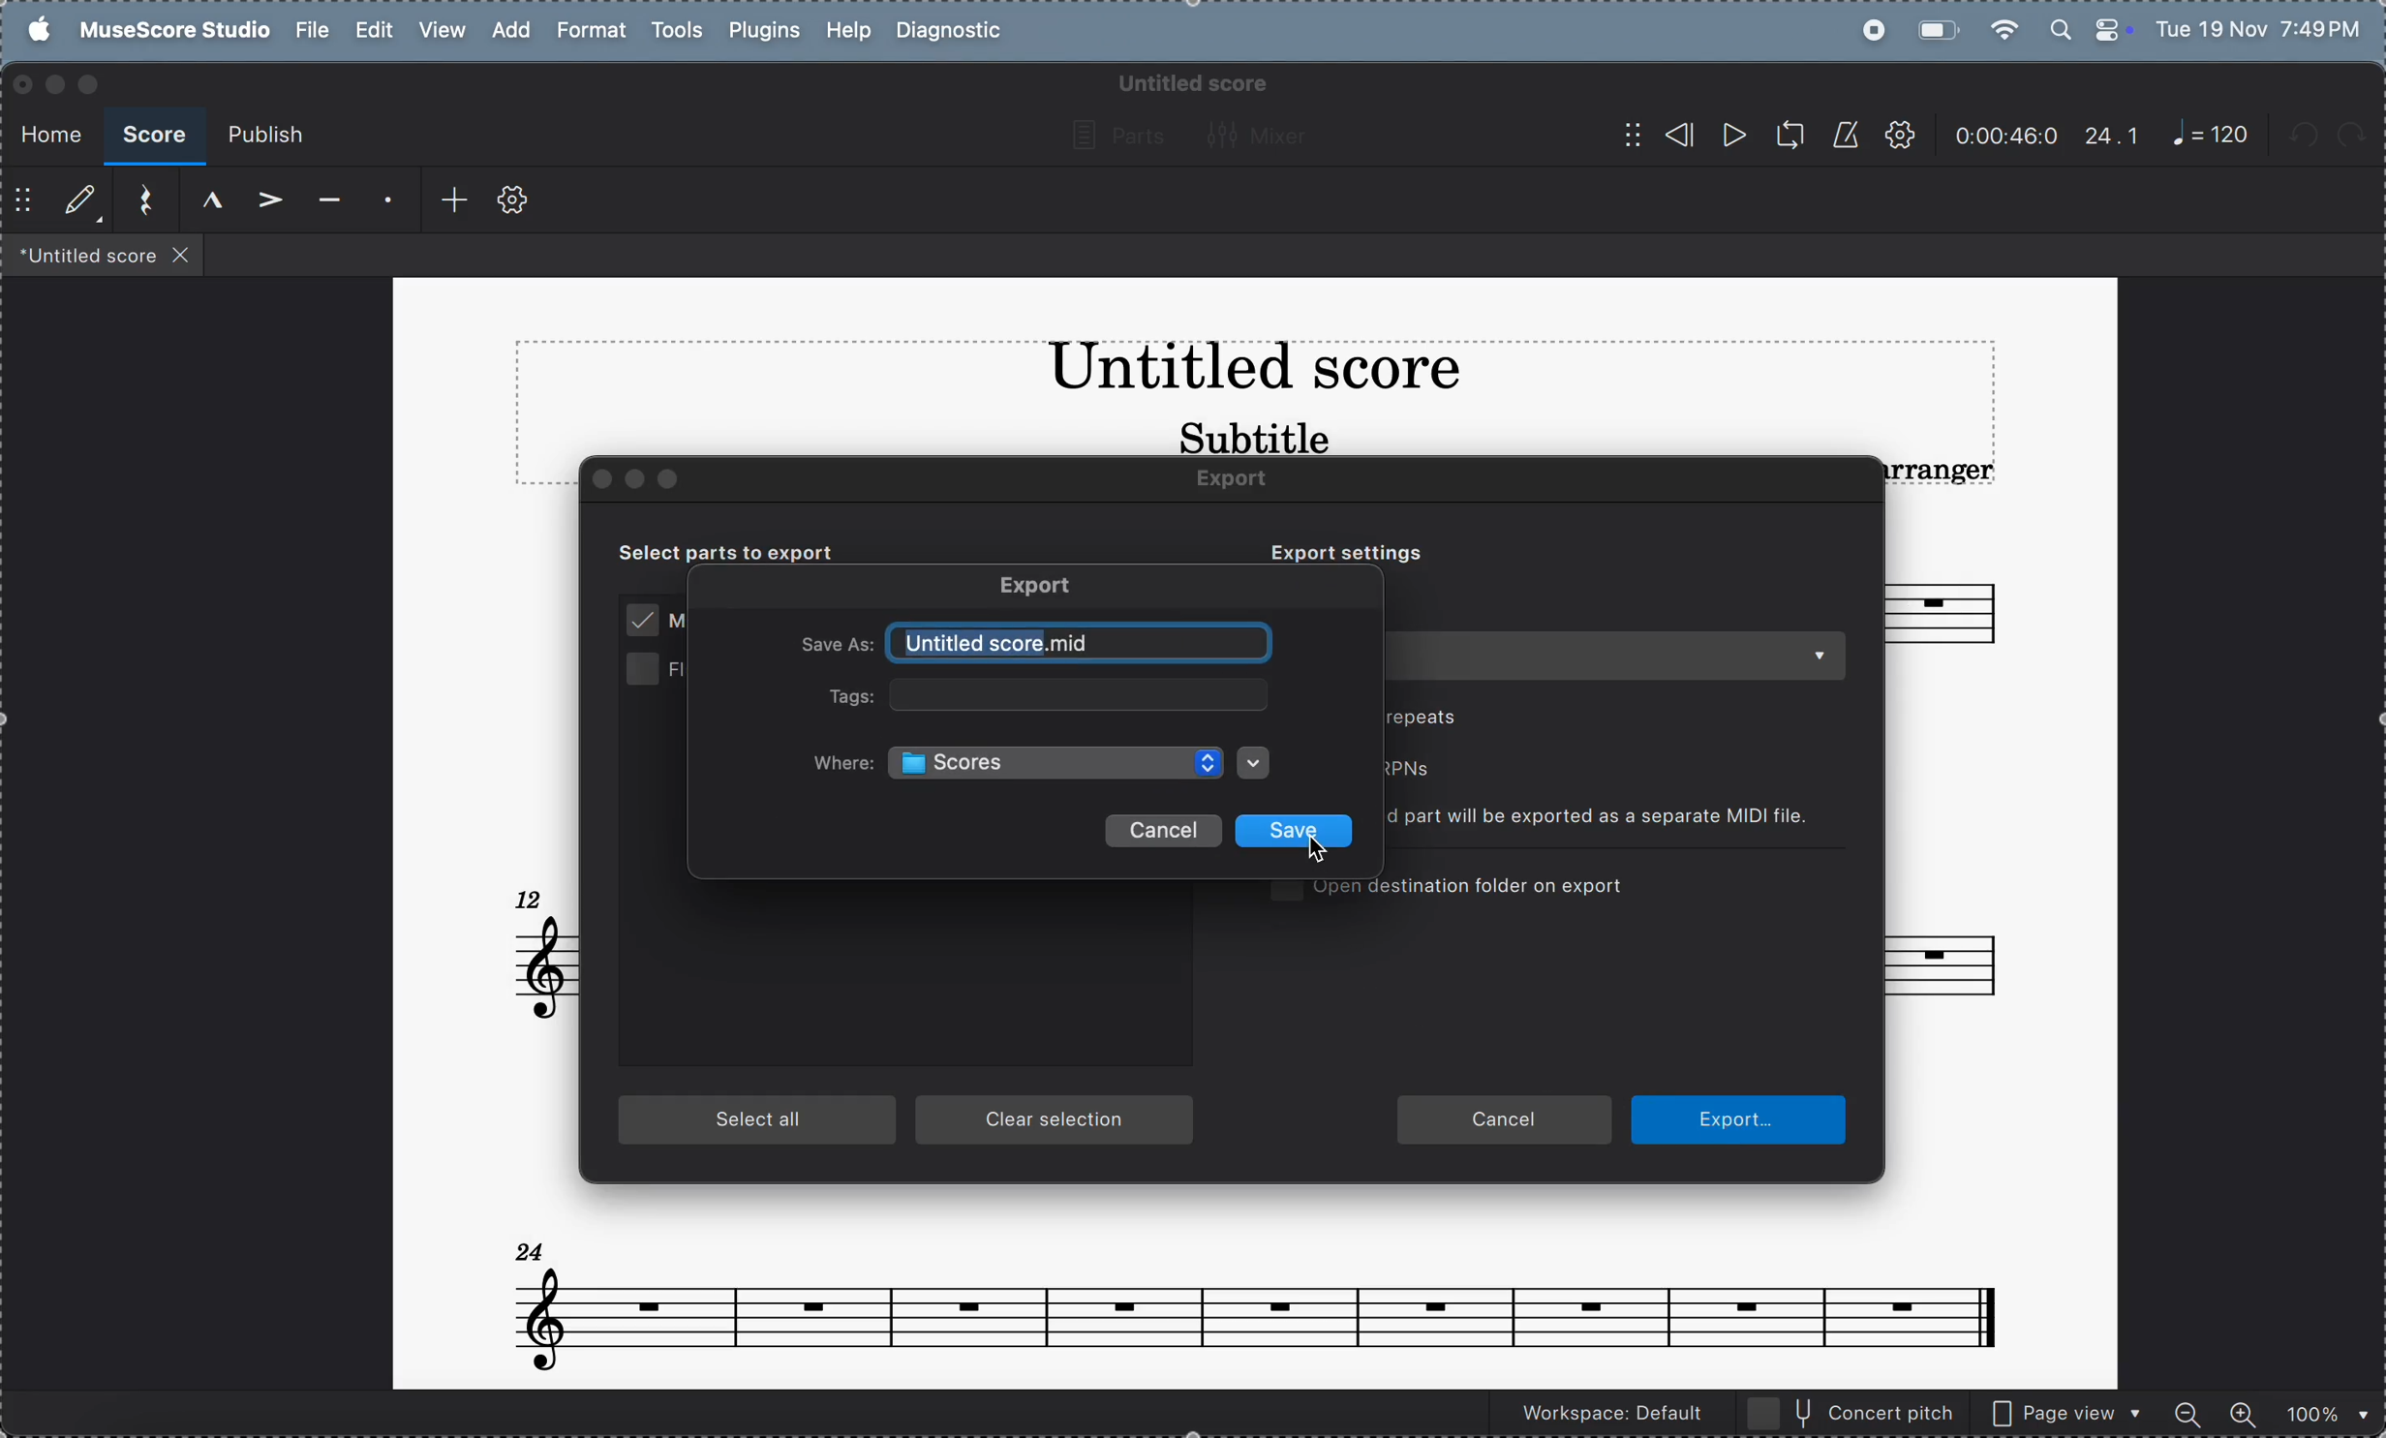 This screenshot has width=2386, height=1438. Describe the element at coordinates (1935, 28) in the screenshot. I see `battery` at that location.